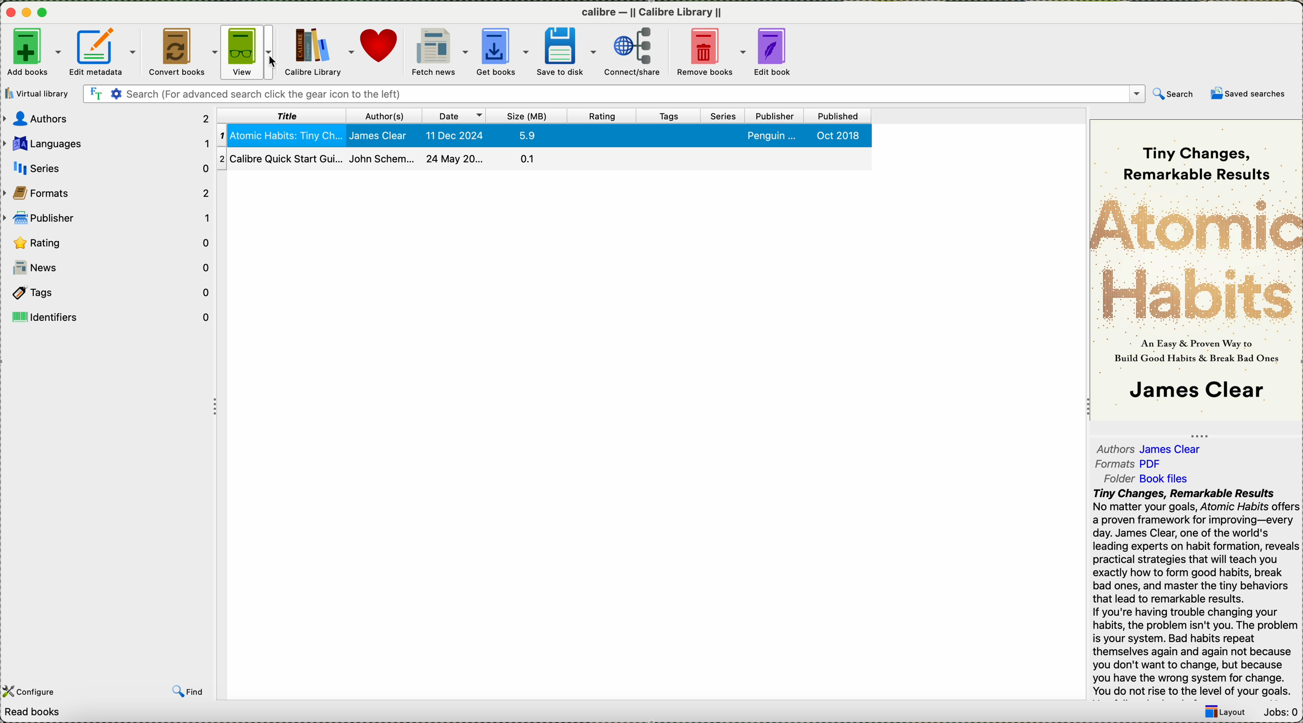 This screenshot has width=1303, height=723. Describe the element at coordinates (43, 13) in the screenshot. I see `maximize` at that location.